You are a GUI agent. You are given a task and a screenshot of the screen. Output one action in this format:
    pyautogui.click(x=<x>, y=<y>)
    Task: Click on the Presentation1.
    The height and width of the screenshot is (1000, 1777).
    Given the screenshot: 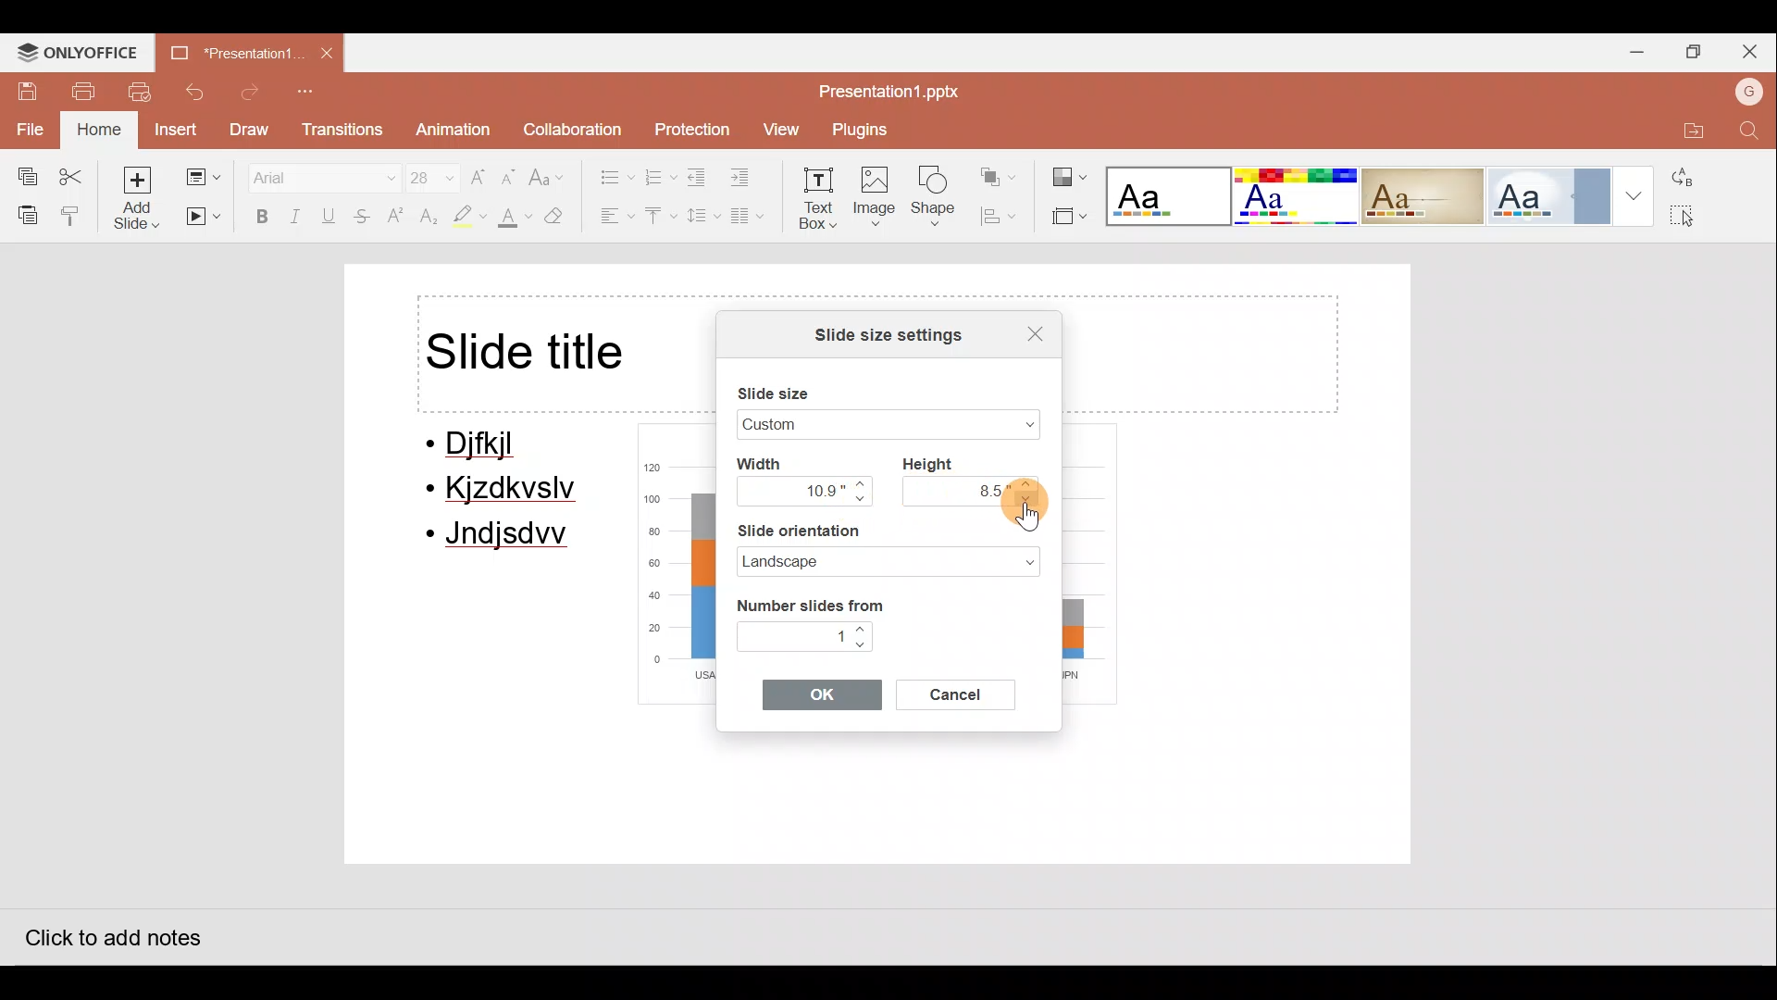 What is the action you would take?
    pyautogui.click(x=229, y=52)
    